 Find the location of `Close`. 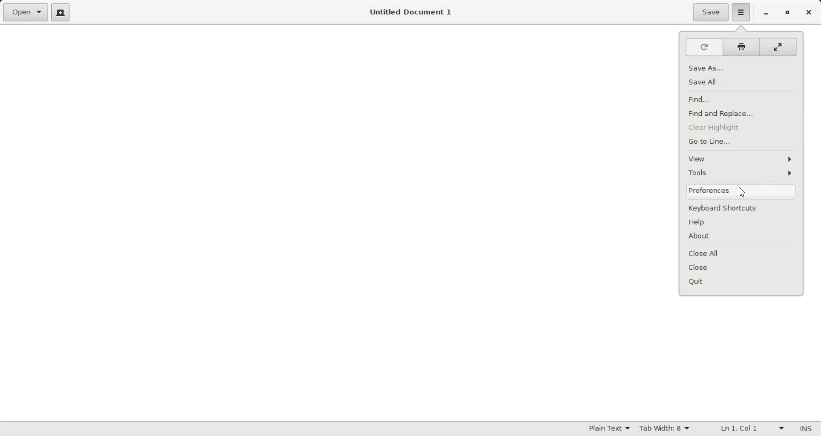

Close is located at coordinates (742, 267).